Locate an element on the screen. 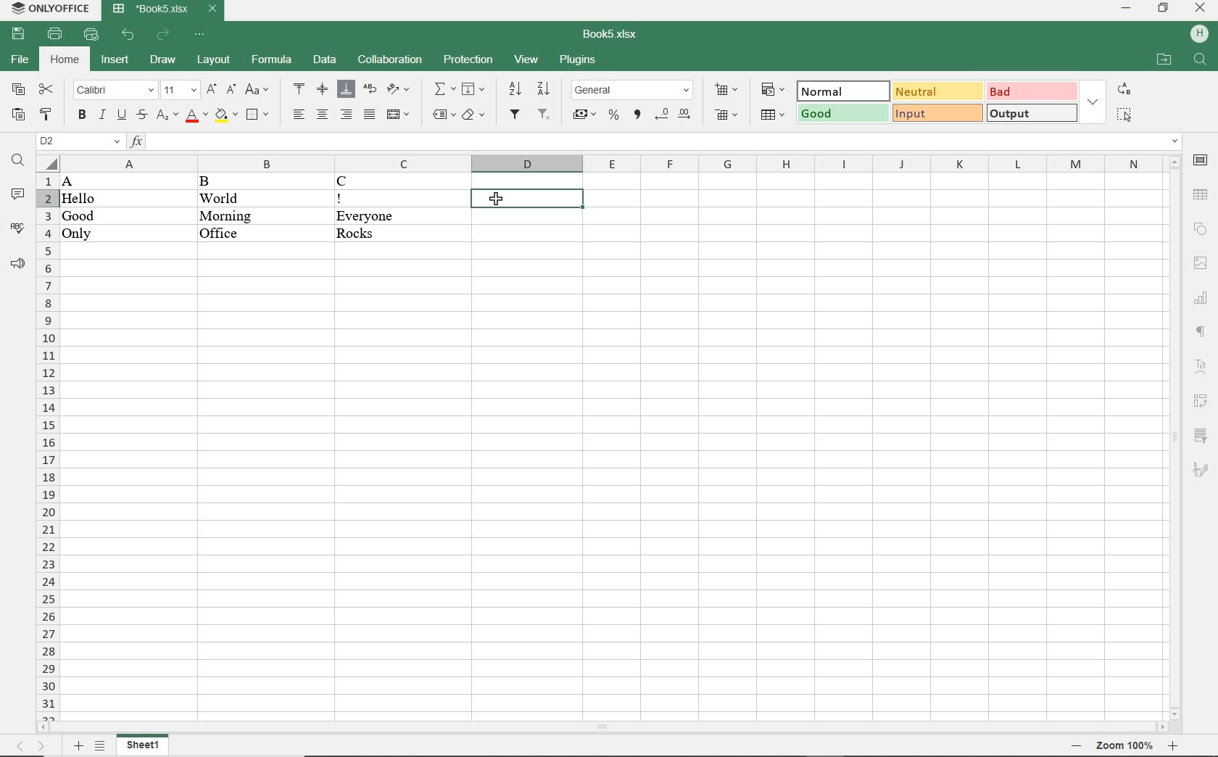 Image resolution: width=1218 pixels, height=757 pixels. EXPAND is located at coordinates (1095, 102).